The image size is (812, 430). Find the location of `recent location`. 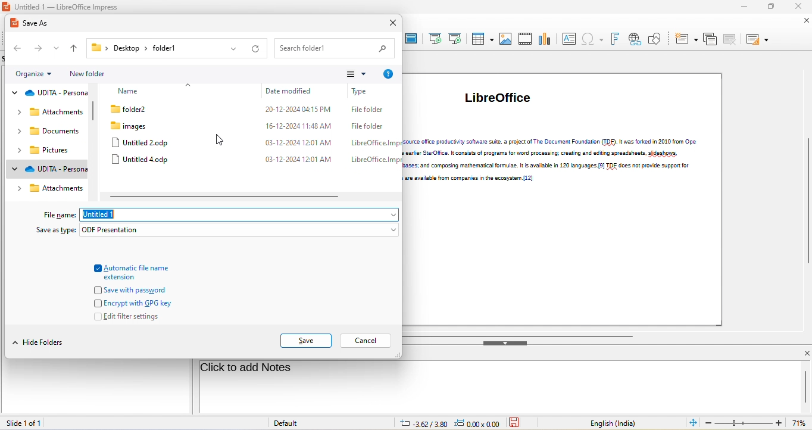

recent location is located at coordinates (57, 48).